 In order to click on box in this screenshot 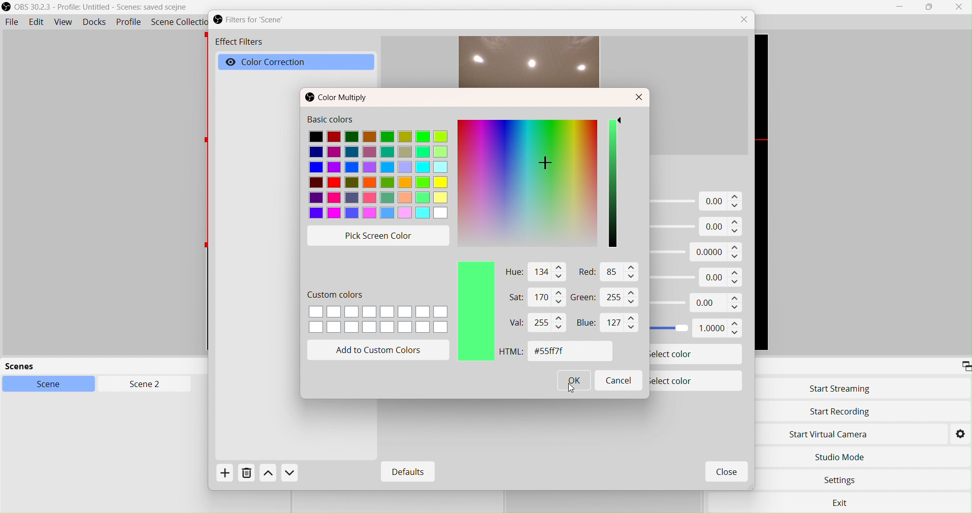, I will do `click(931, 8)`.